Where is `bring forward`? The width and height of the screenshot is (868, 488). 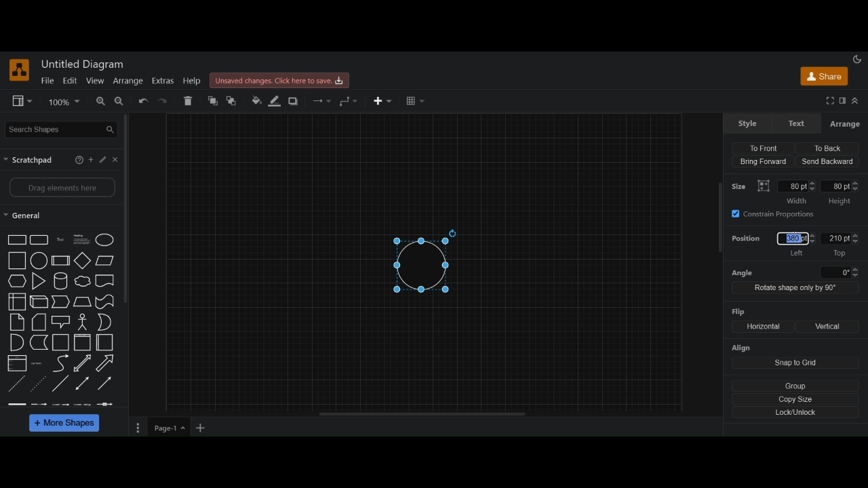
bring forward is located at coordinates (762, 163).